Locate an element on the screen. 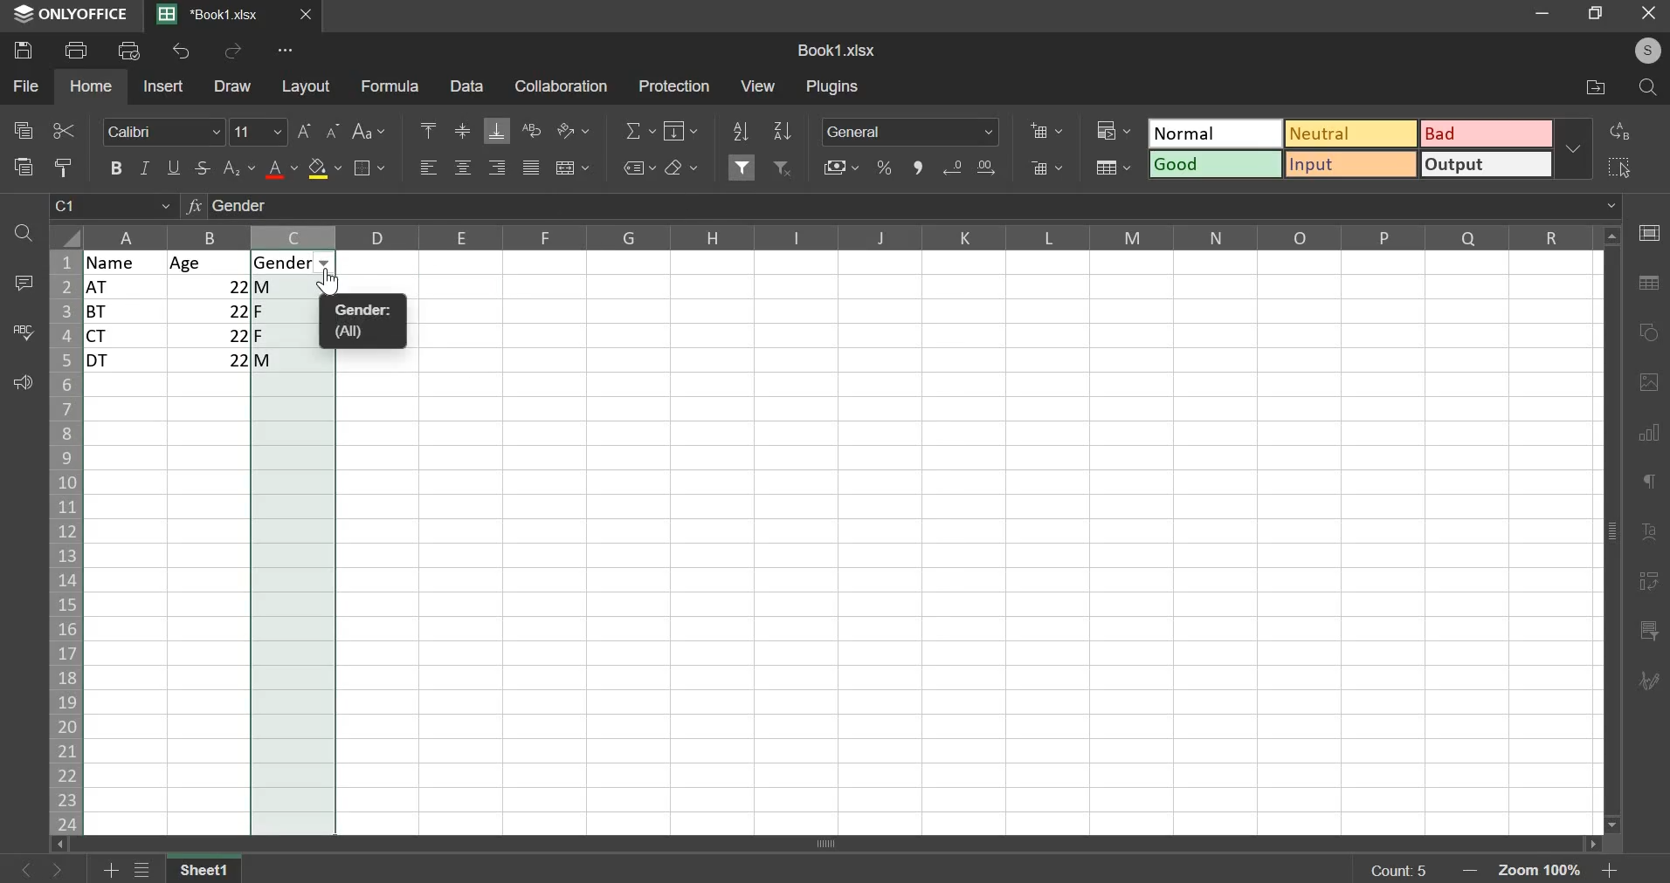 The width and height of the screenshot is (1670, 883). book1.xlsx is located at coordinates (838, 50).